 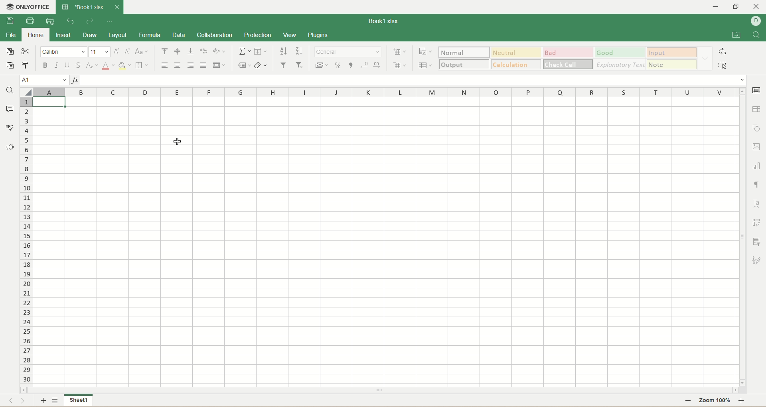 What do you see at coordinates (43, 79) in the screenshot?
I see `A1` at bounding box center [43, 79].